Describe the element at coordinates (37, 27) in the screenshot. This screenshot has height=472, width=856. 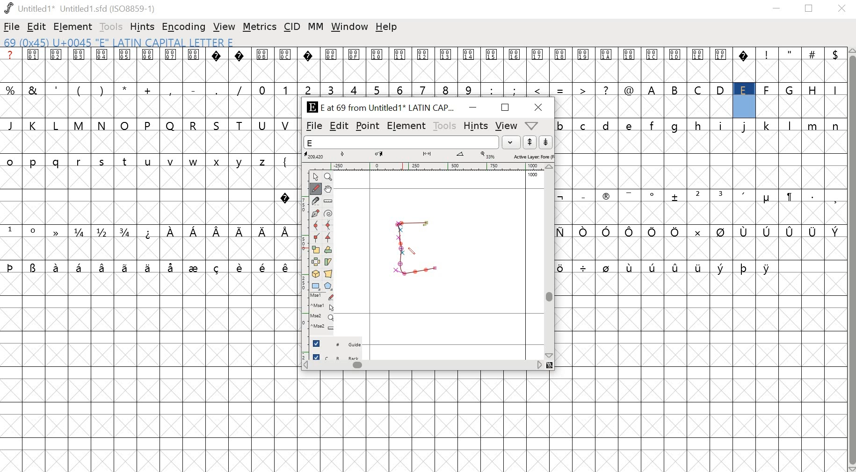
I see `edit` at that location.